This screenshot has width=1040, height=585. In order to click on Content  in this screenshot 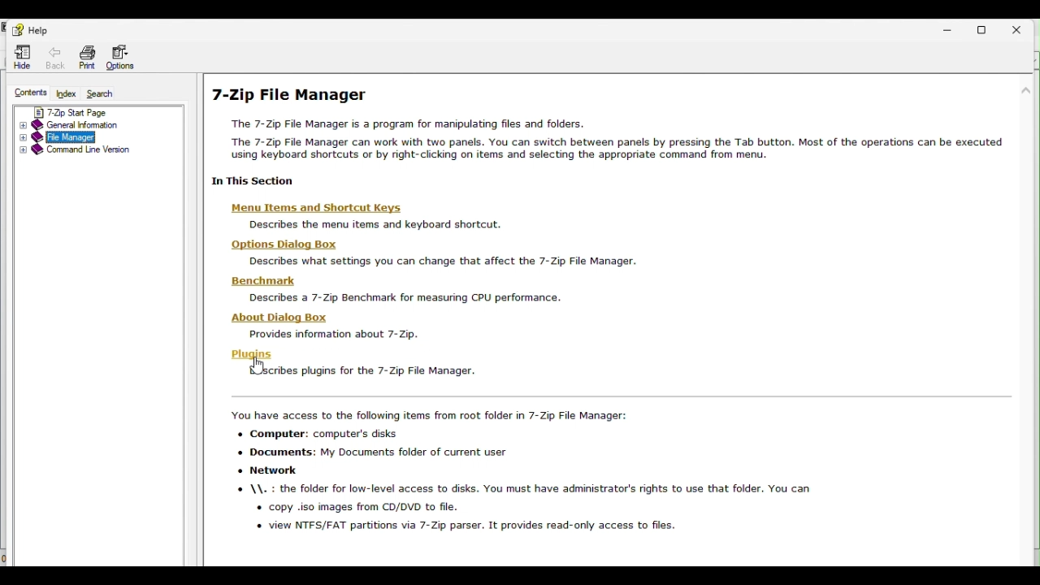, I will do `click(29, 91)`.